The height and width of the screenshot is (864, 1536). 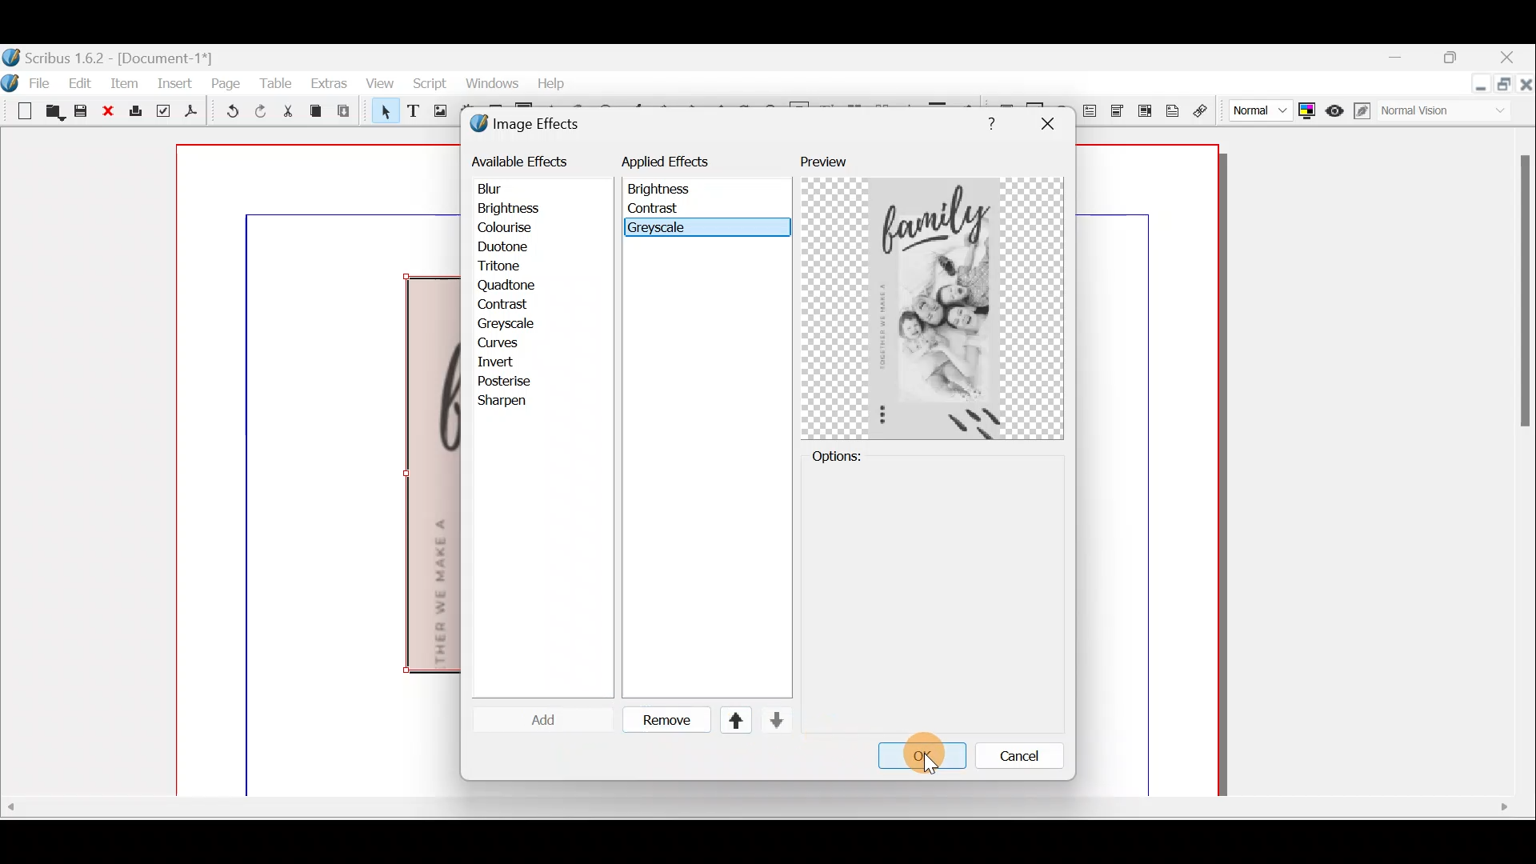 What do you see at coordinates (929, 765) in the screenshot?
I see `Cursor` at bounding box center [929, 765].